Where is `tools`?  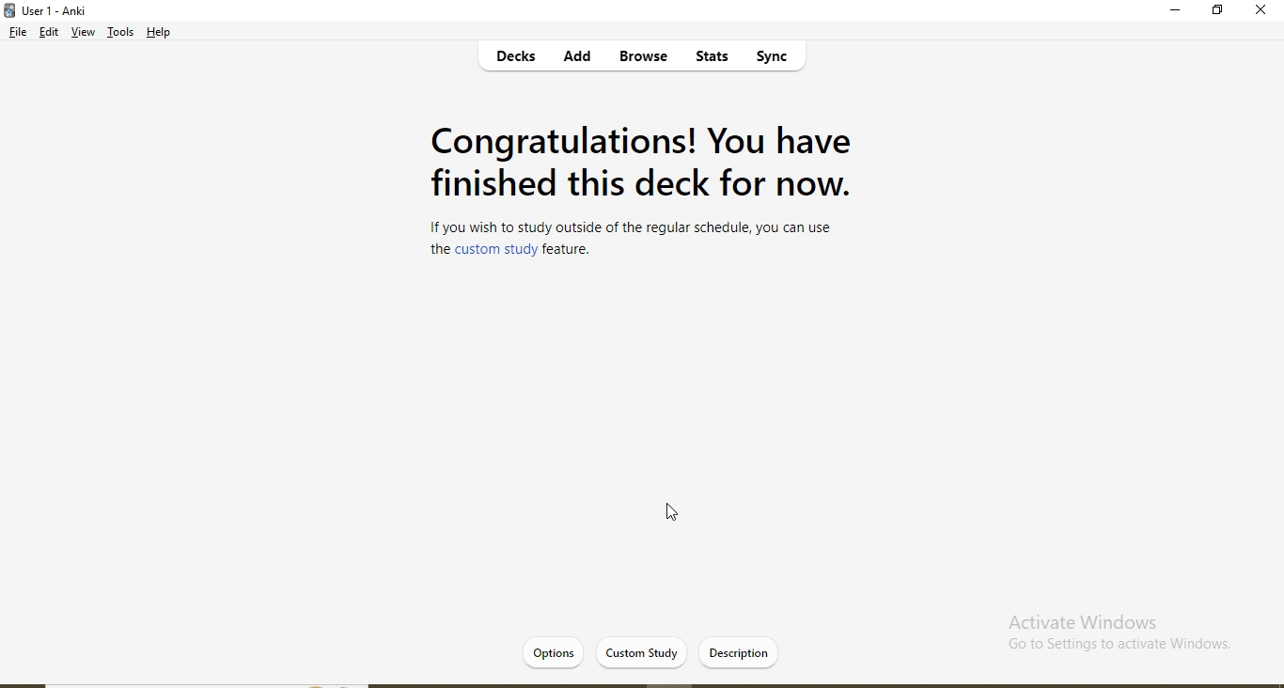
tools is located at coordinates (120, 35).